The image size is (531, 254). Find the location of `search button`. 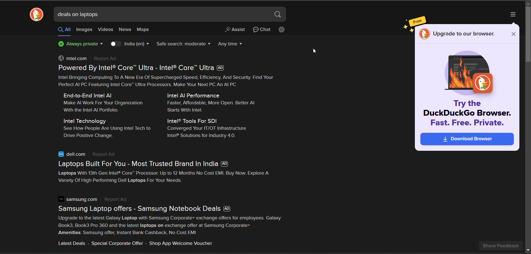

search button is located at coordinates (279, 15).